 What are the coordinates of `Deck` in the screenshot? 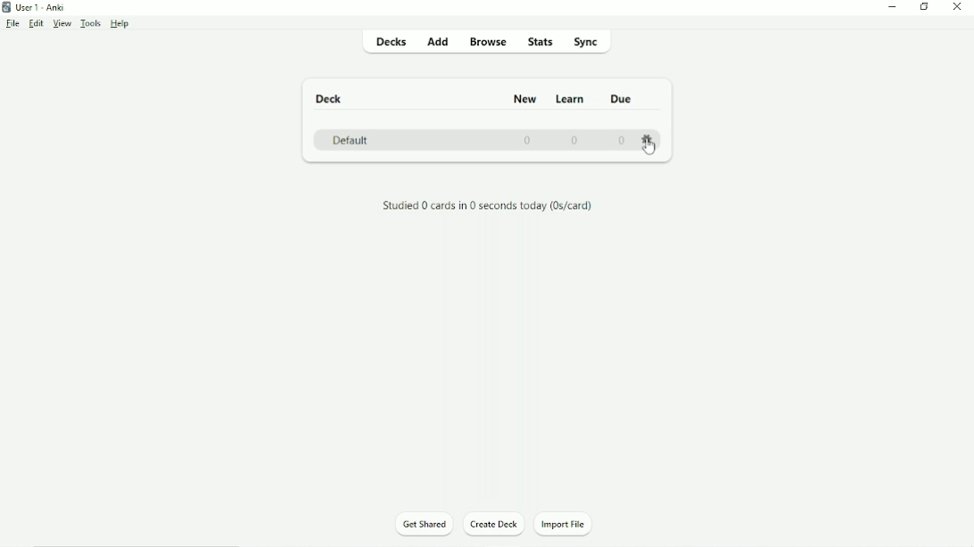 It's located at (332, 98).